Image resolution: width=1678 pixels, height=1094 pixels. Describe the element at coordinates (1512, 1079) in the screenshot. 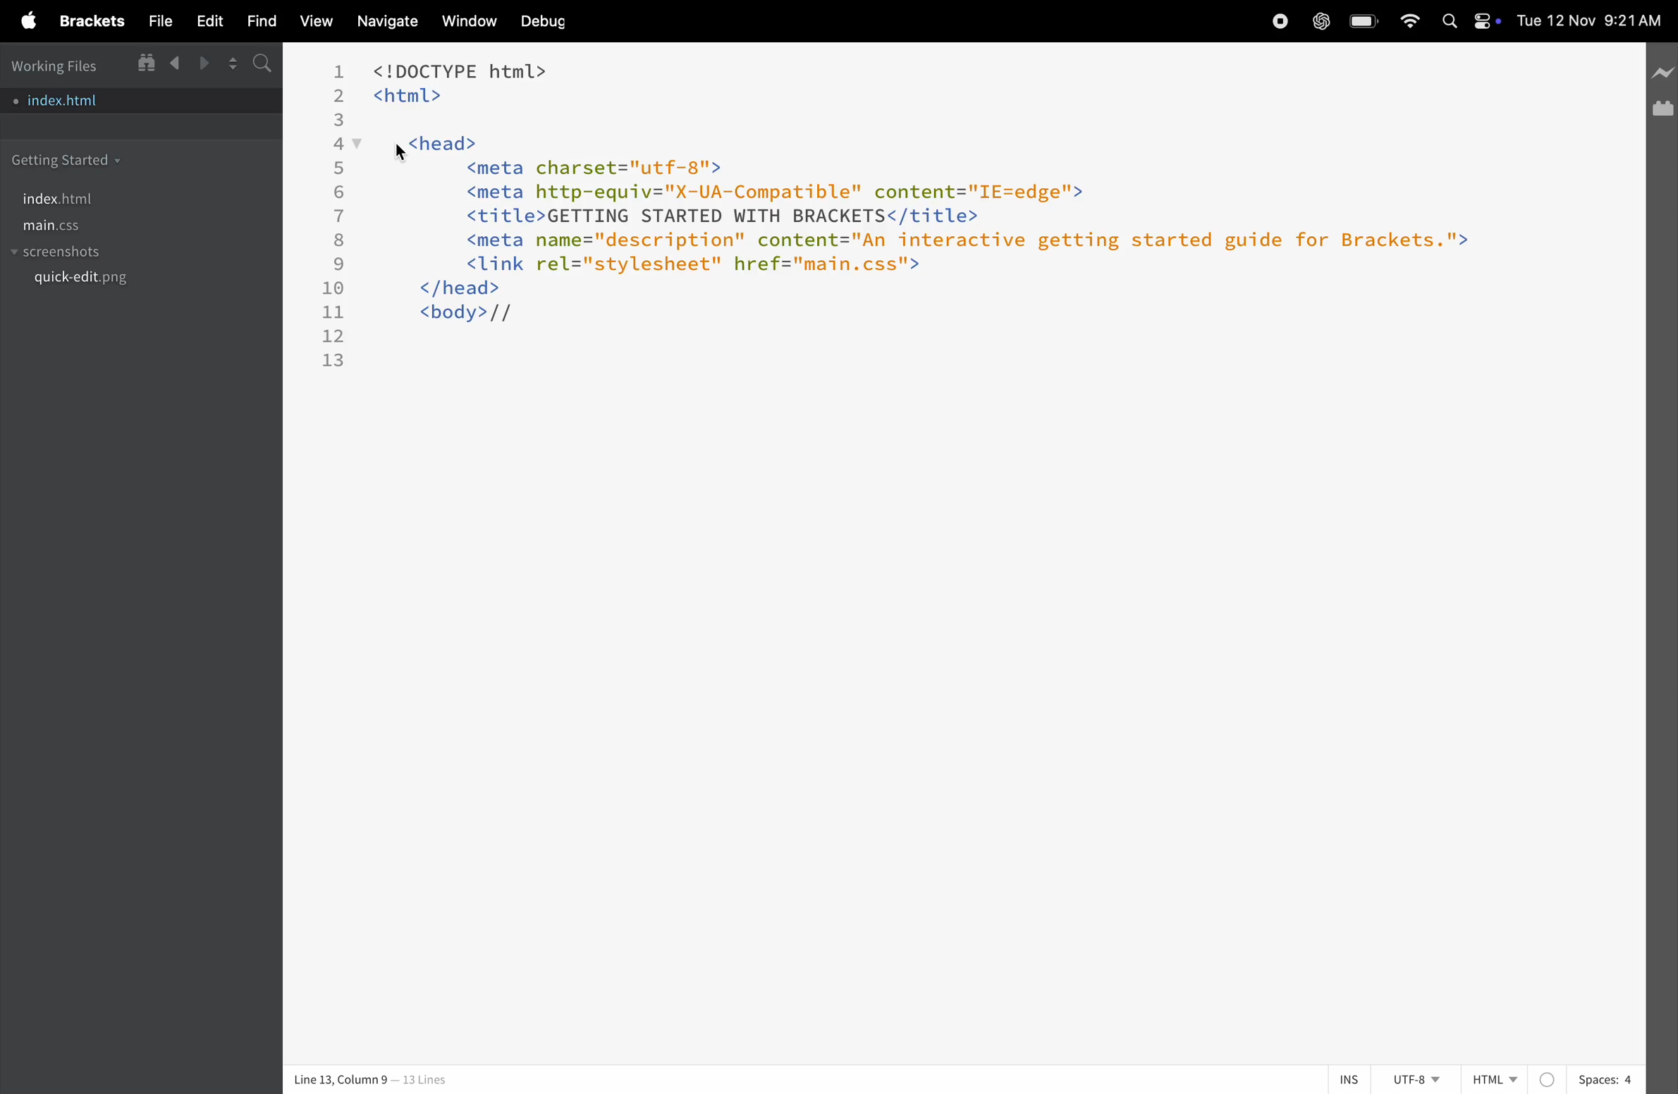

I see `Html ` at that location.